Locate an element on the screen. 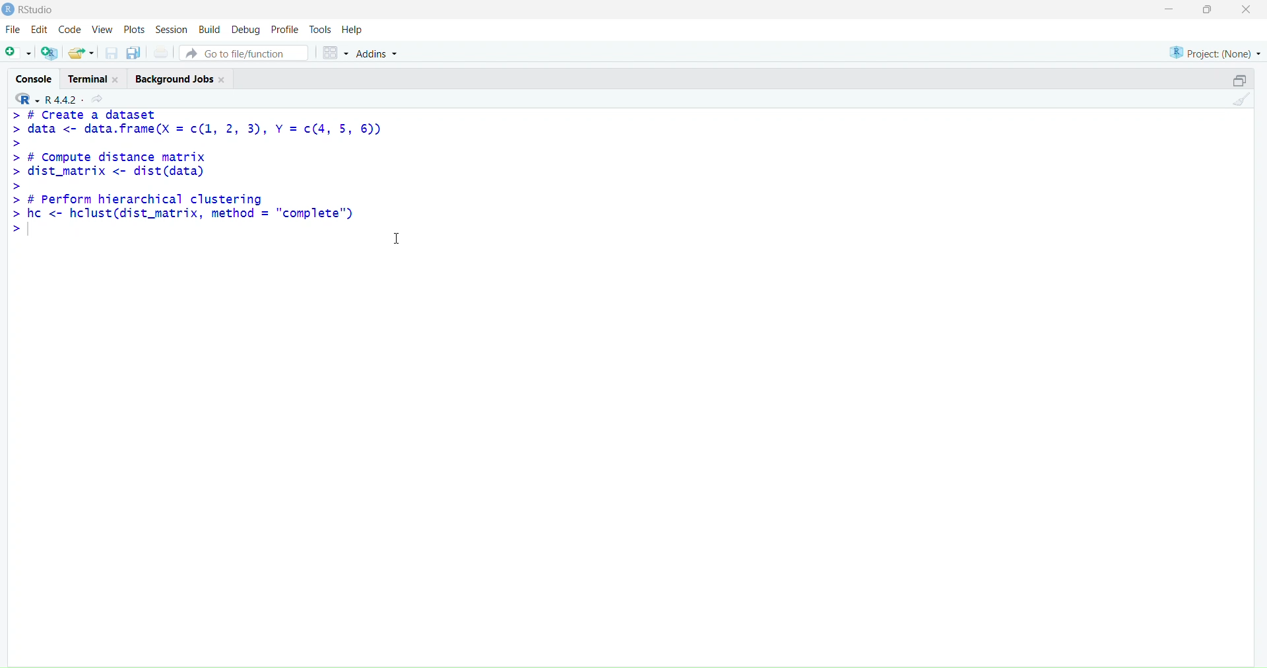  RStudio is located at coordinates (32, 11).